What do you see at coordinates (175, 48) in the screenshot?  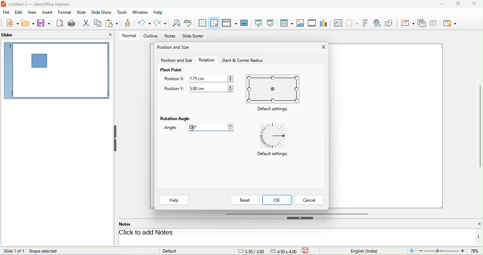 I see `position and size` at bounding box center [175, 48].